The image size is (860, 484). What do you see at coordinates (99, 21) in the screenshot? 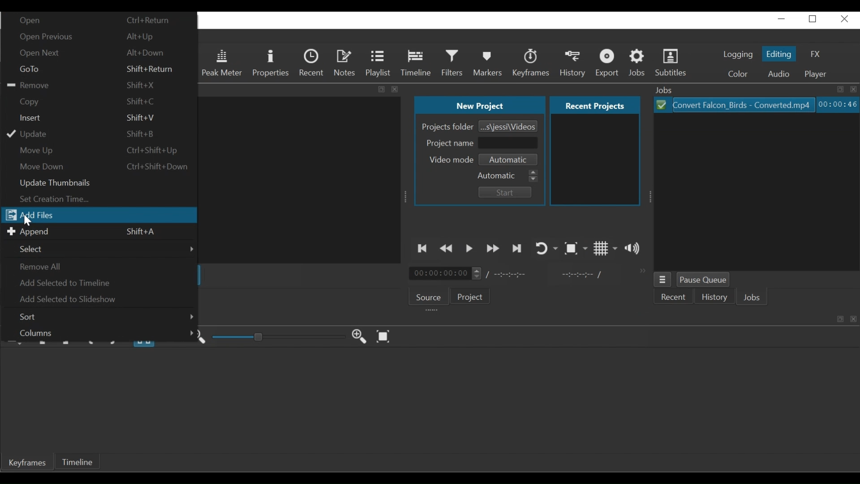
I see `Open` at bounding box center [99, 21].